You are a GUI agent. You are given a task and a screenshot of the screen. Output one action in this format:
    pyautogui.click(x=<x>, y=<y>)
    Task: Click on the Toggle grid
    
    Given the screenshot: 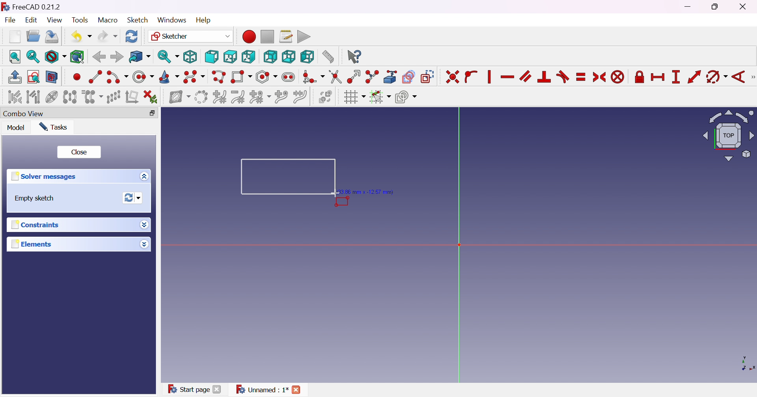 What is the action you would take?
    pyautogui.click(x=354, y=97)
    